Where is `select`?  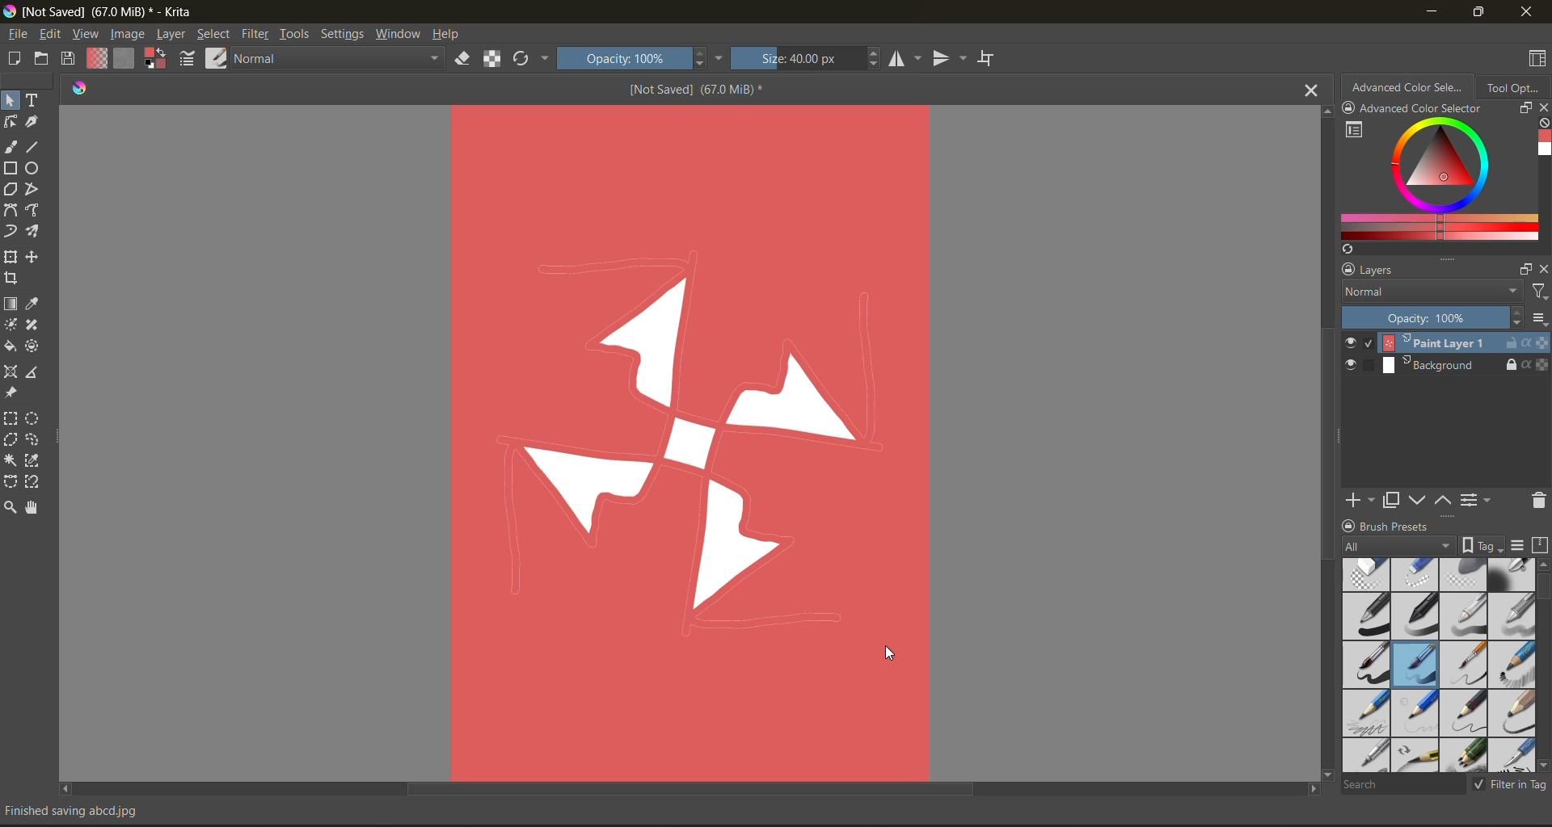
select is located at coordinates (216, 36).